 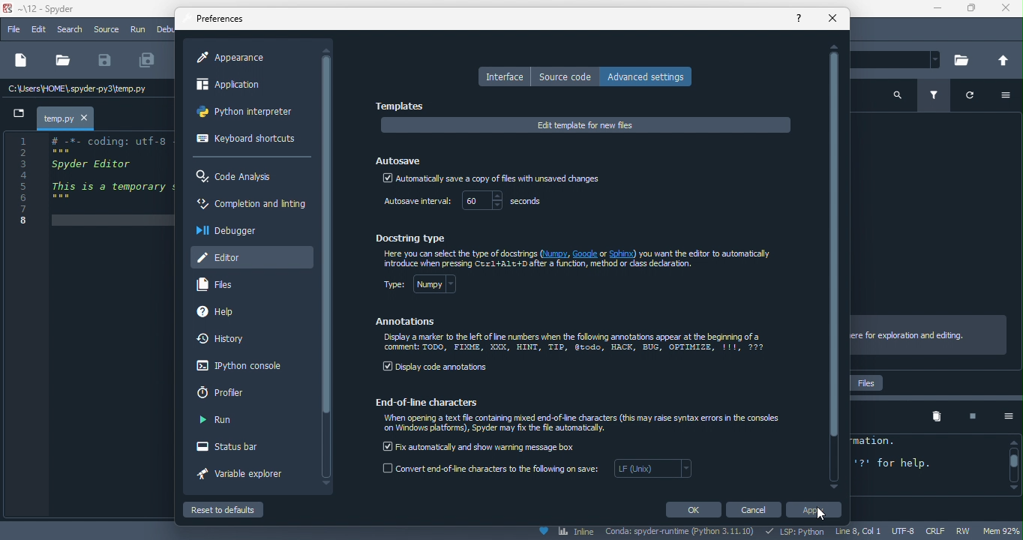 What do you see at coordinates (799, 17) in the screenshot?
I see `help` at bounding box center [799, 17].